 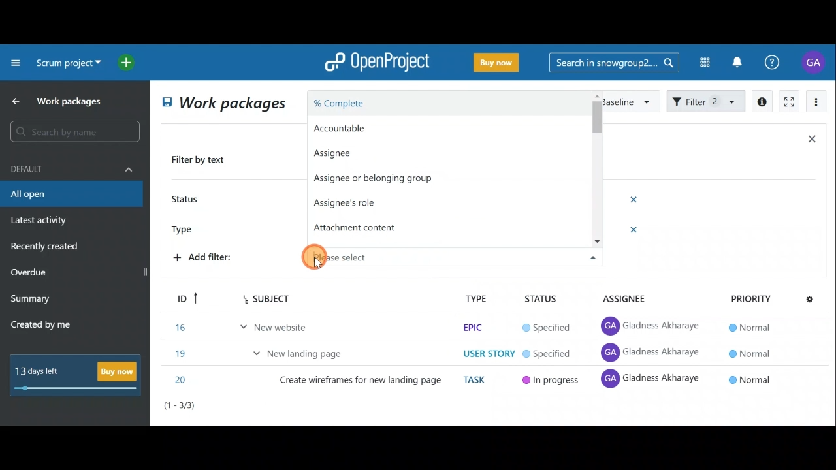 I want to click on Page number, so click(x=235, y=409).